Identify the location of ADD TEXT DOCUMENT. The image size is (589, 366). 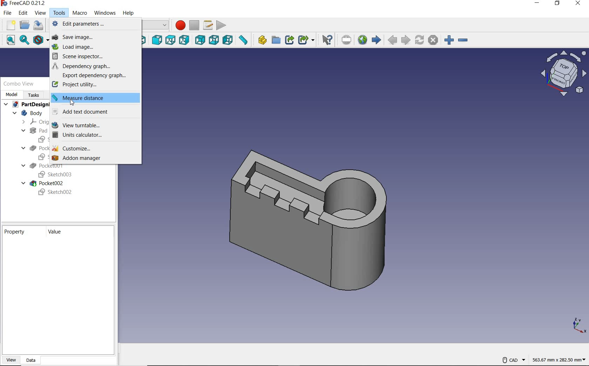
(95, 113).